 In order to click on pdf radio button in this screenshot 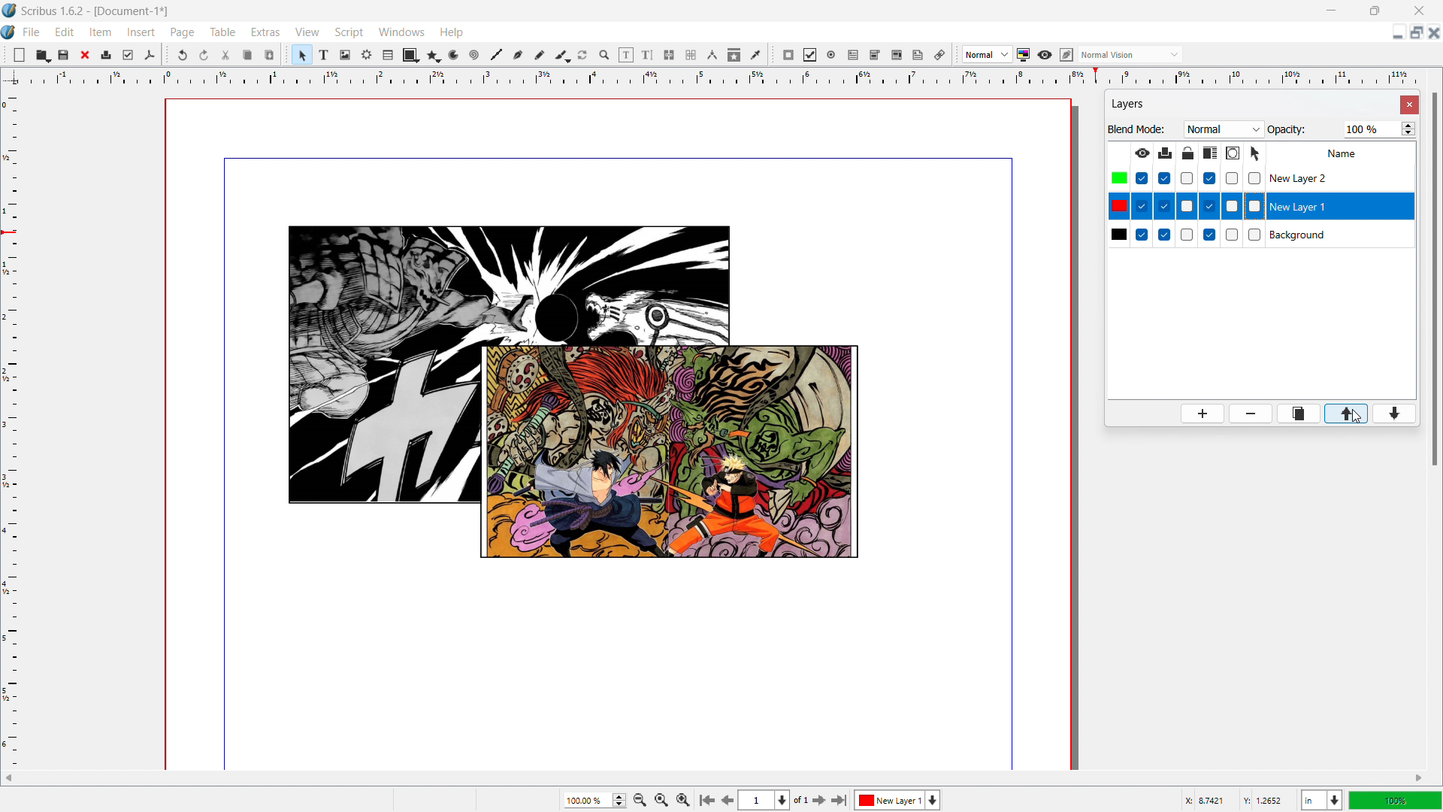, I will do `click(832, 54)`.